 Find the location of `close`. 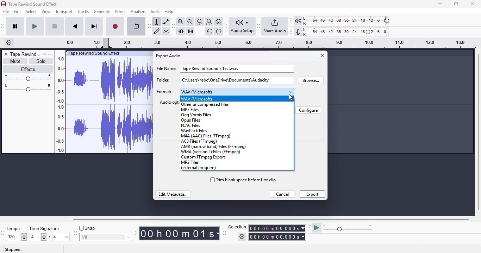

close is located at coordinates (323, 56).